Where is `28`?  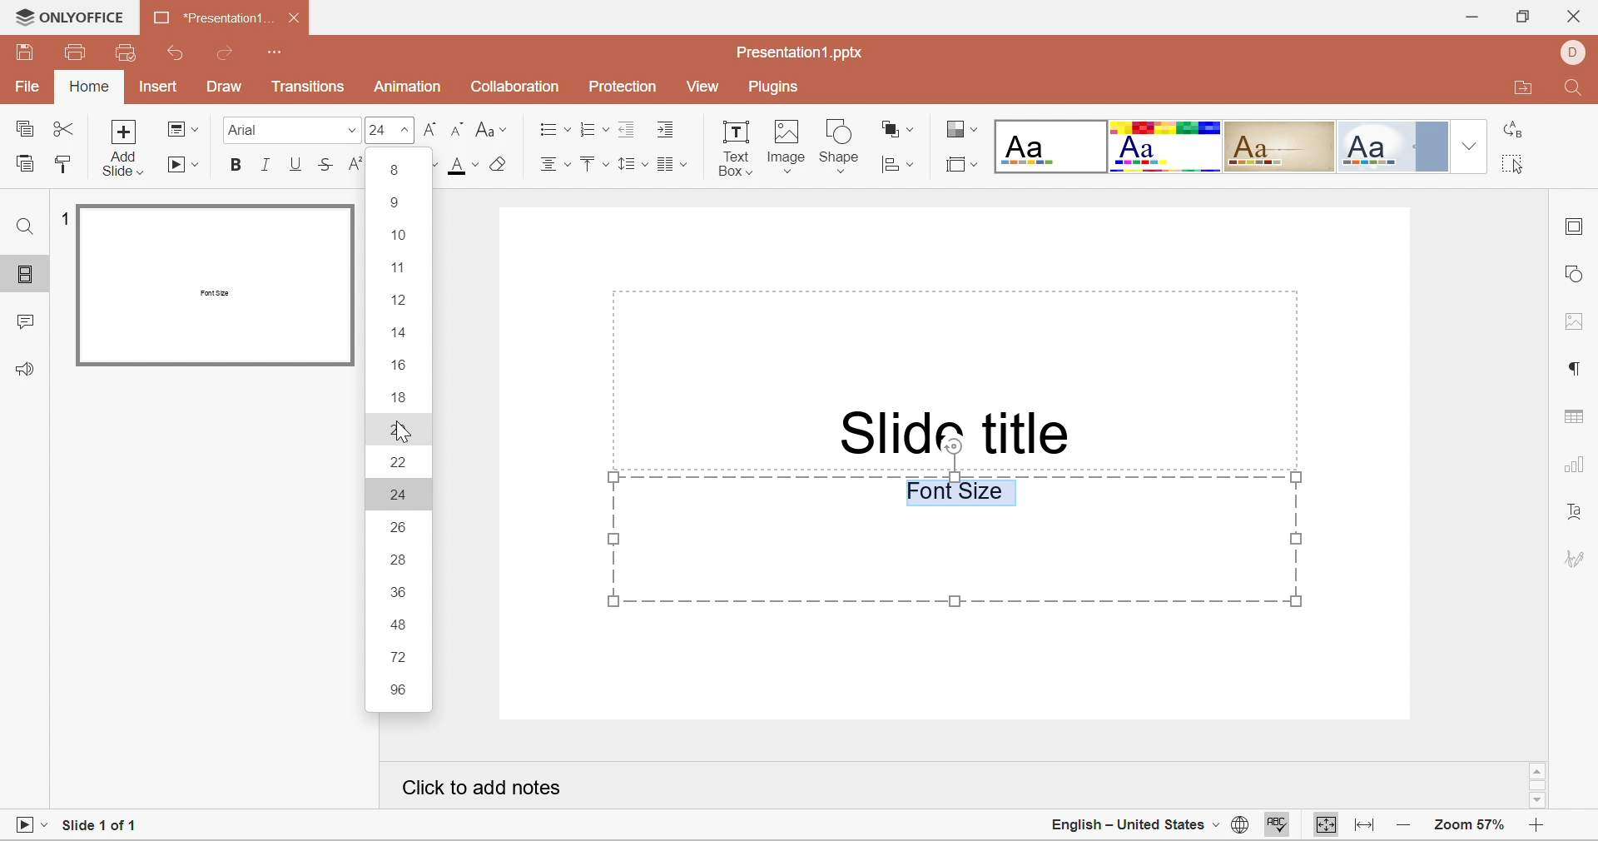 28 is located at coordinates (401, 561).